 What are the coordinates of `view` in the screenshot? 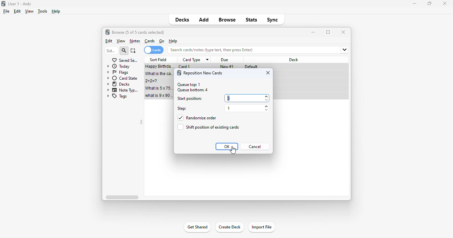 It's located at (30, 11).